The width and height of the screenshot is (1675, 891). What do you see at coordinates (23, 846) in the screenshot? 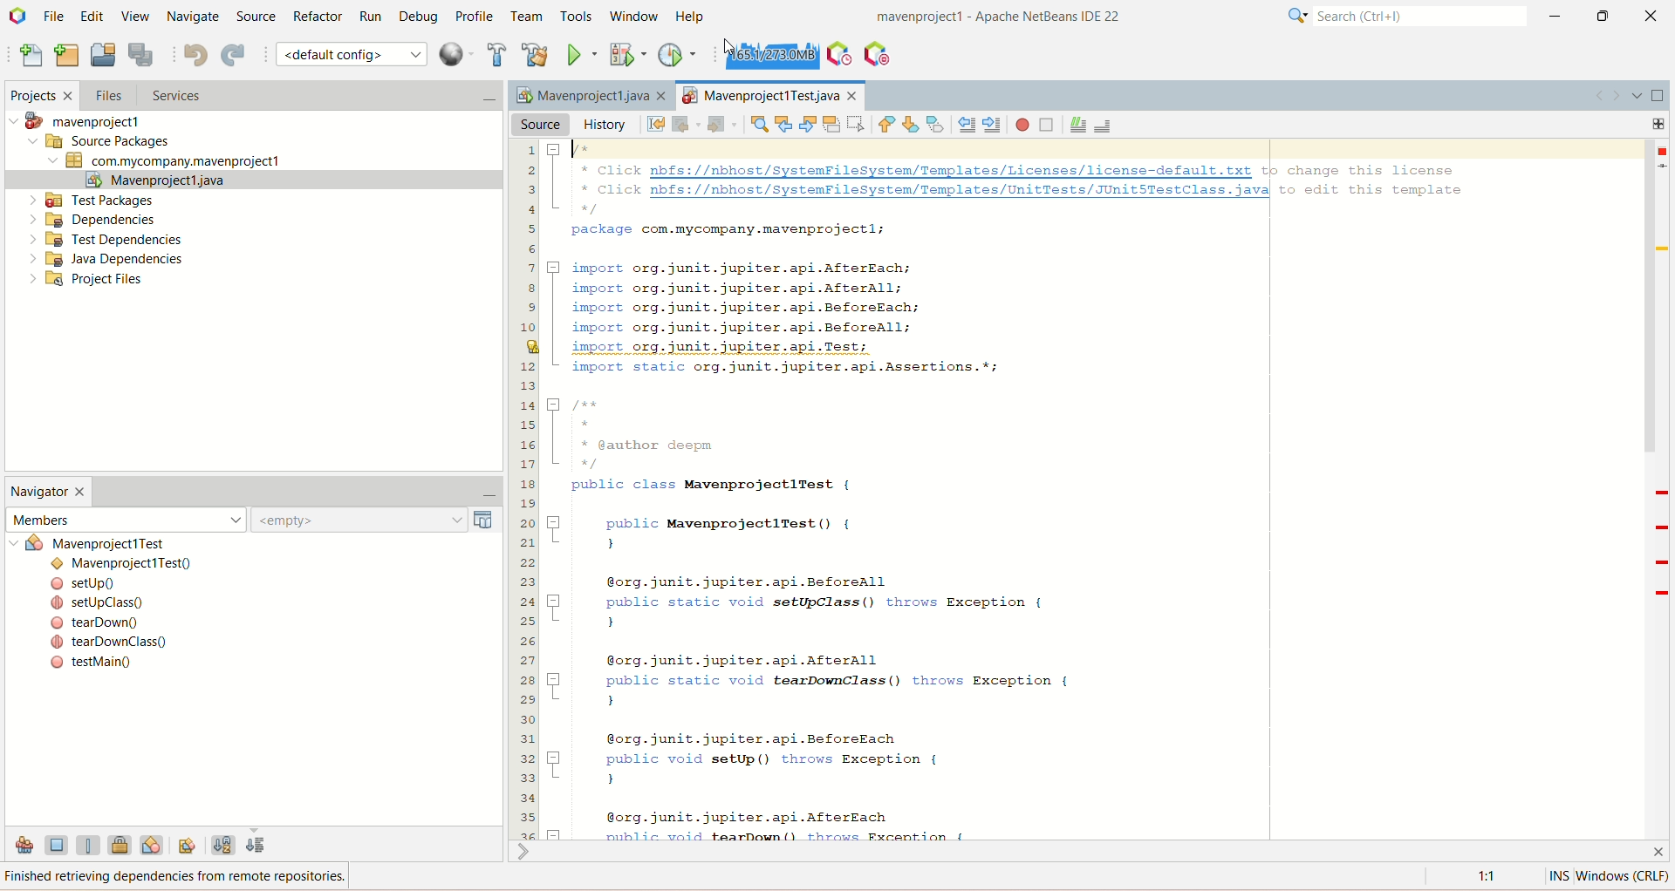
I see `show inherited members` at bounding box center [23, 846].